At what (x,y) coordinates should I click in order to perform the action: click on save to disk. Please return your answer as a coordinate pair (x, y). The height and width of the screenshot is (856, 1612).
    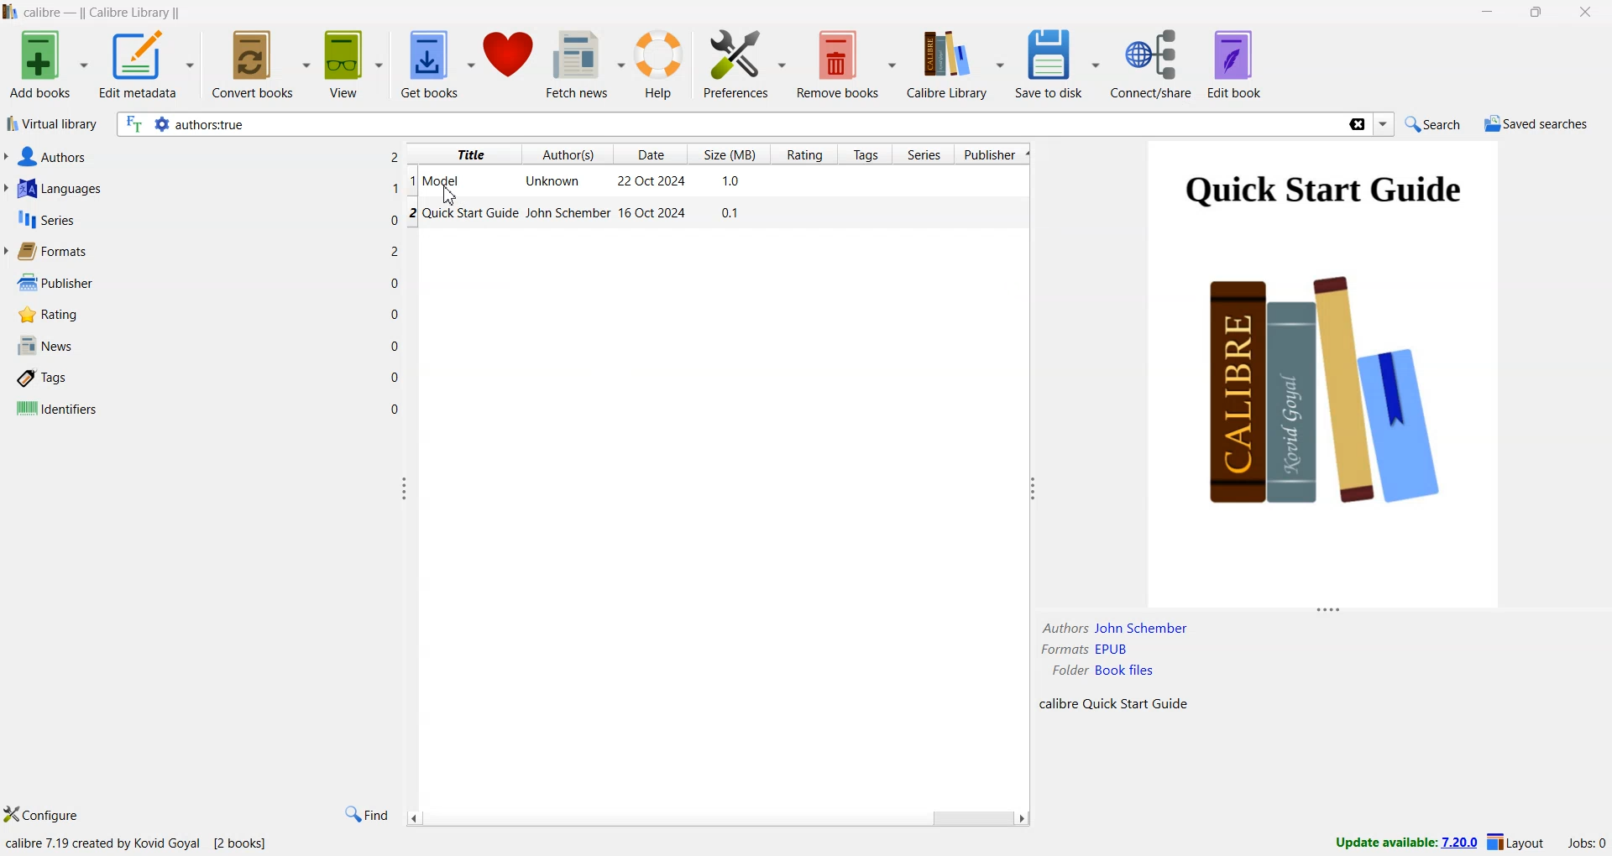
    Looking at the image, I should click on (1057, 65).